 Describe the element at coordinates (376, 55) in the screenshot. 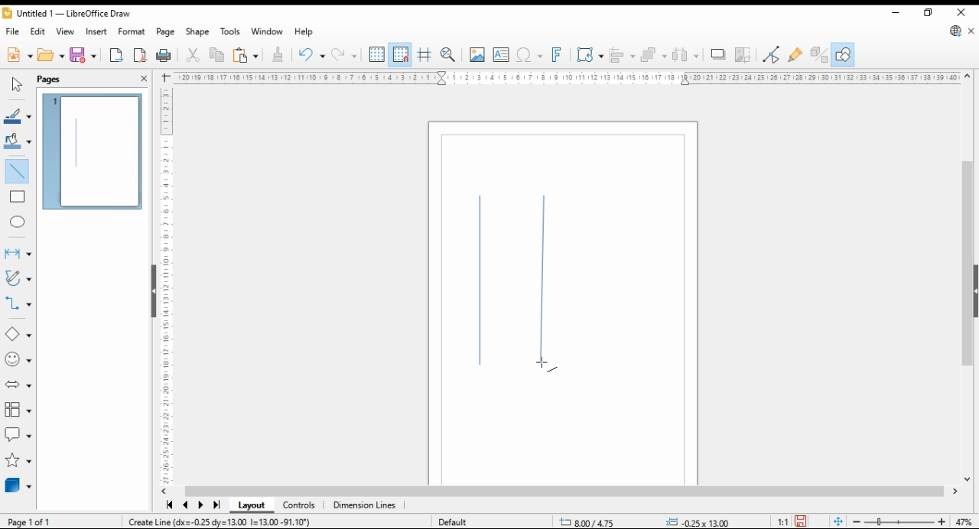

I see `show grids` at that location.